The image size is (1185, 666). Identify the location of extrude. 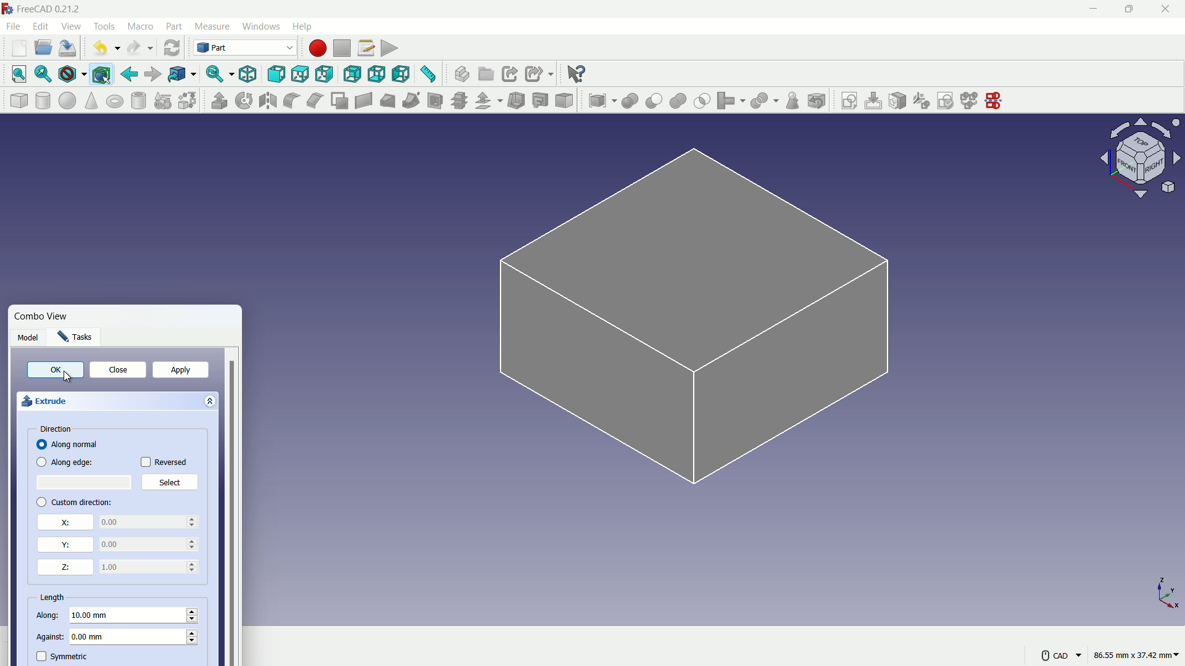
(220, 100).